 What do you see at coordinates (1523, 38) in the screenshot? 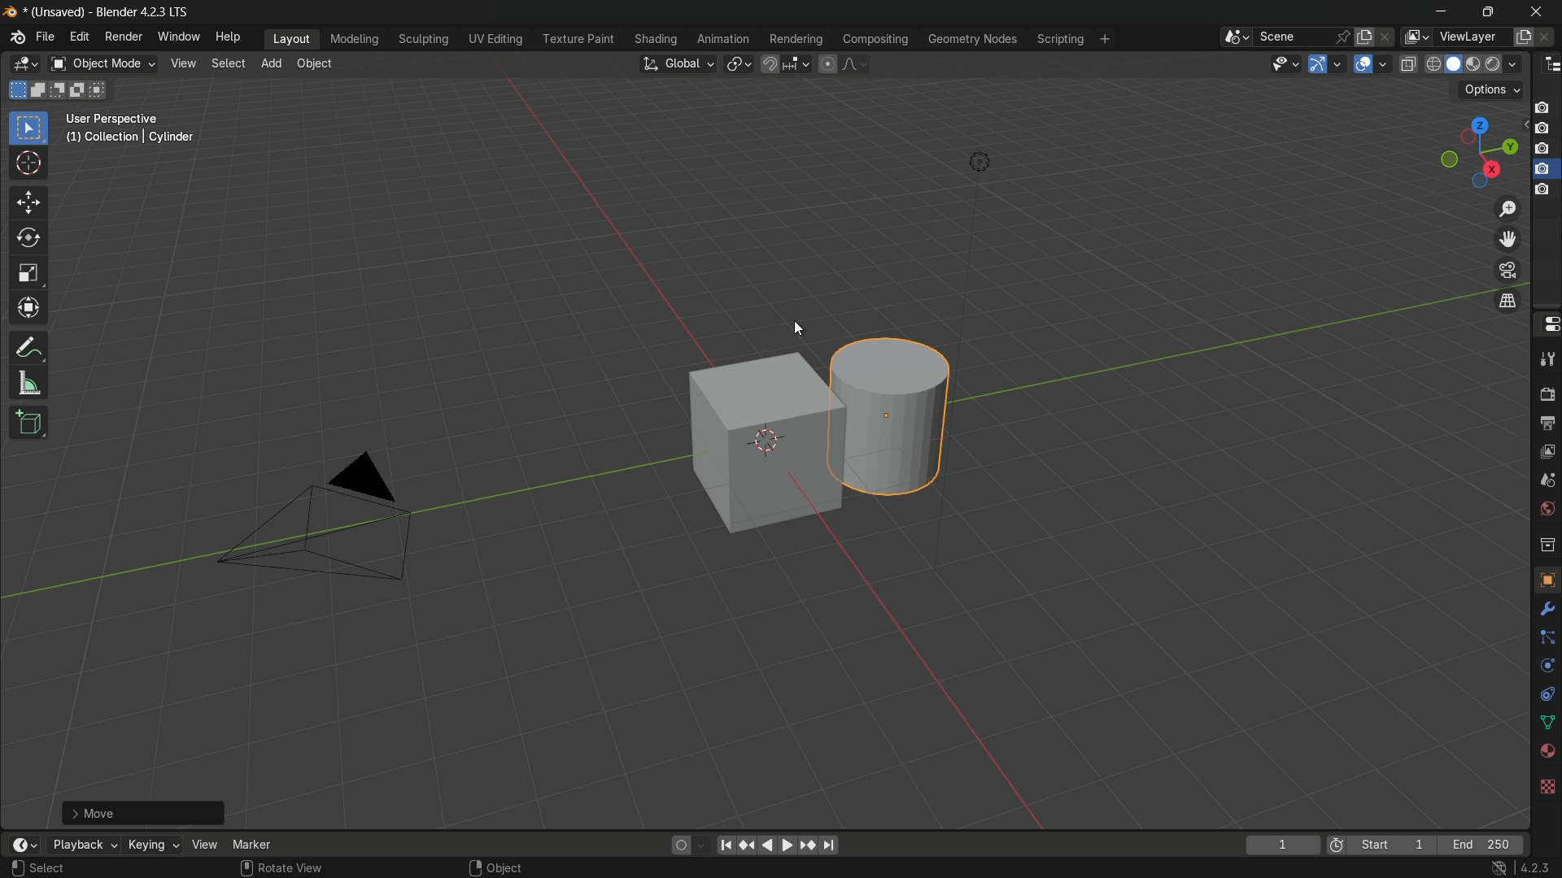
I see `add new layer` at bounding box center [1523, 38].